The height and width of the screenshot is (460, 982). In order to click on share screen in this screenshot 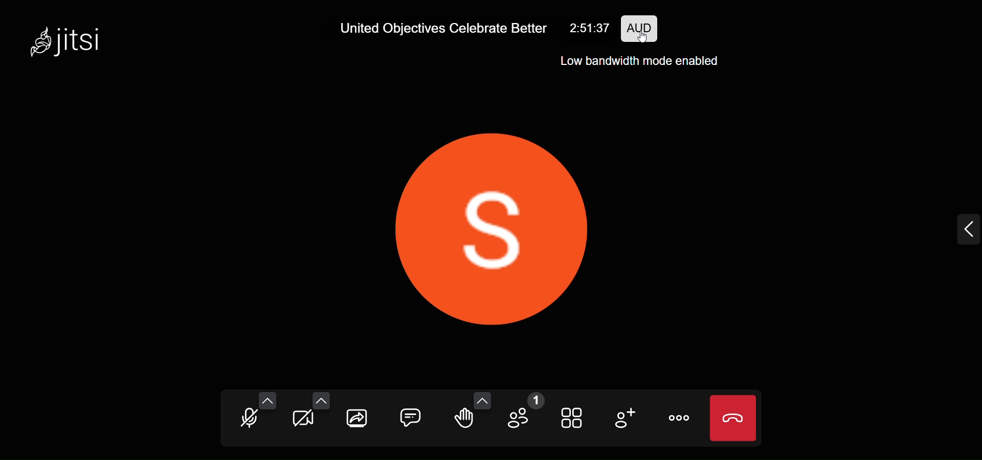, I will do `click(359, 418)`.